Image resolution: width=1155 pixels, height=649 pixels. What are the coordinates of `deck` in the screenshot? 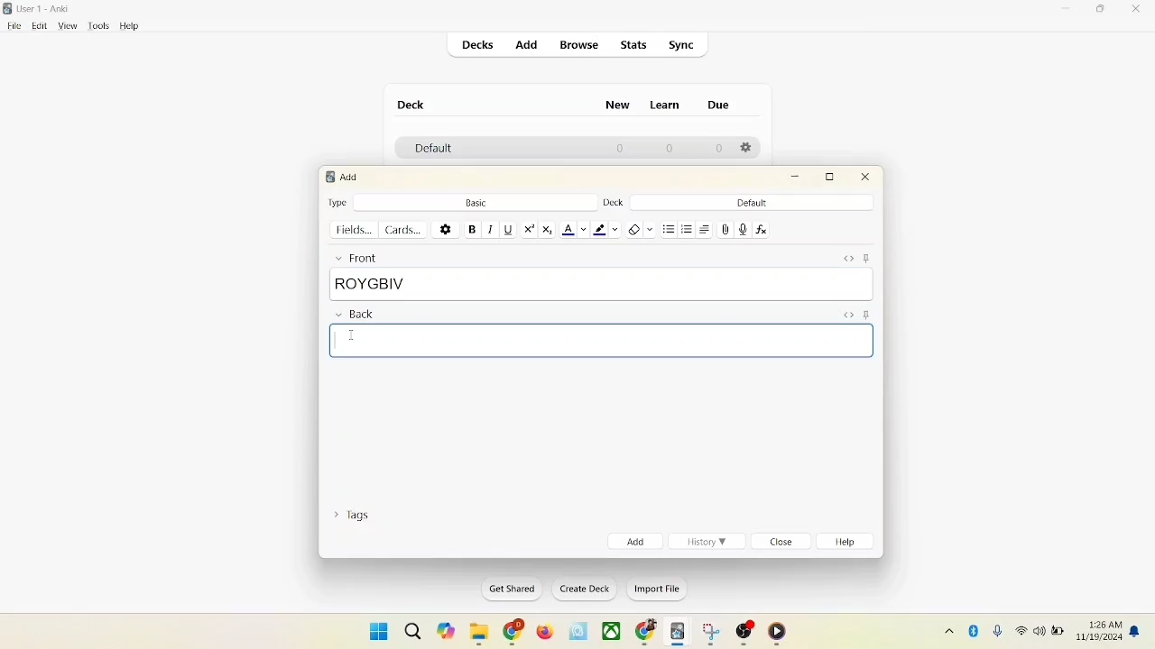 It's located at (612, 203).